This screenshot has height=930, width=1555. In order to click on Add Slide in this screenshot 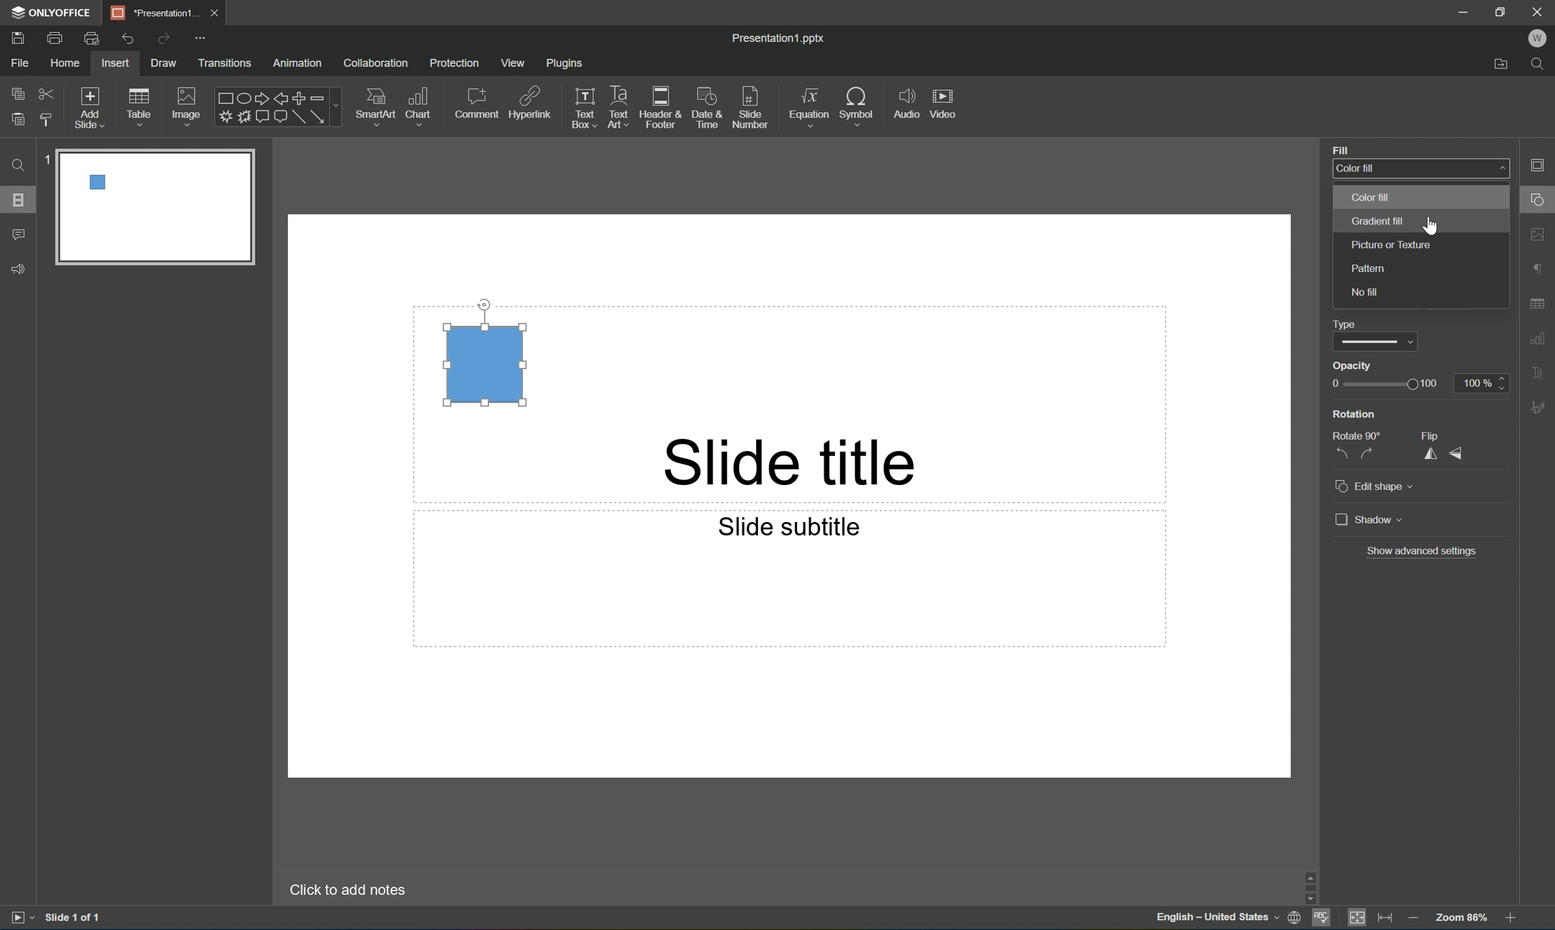, I will do `click(90, 108)`.